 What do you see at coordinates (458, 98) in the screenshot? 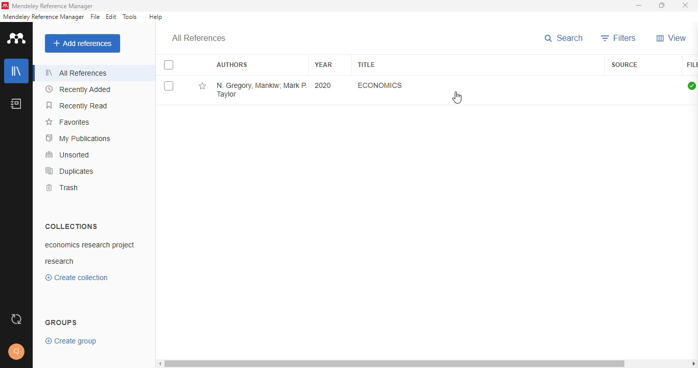
I see `cursor` at bounding box center [458, 98].